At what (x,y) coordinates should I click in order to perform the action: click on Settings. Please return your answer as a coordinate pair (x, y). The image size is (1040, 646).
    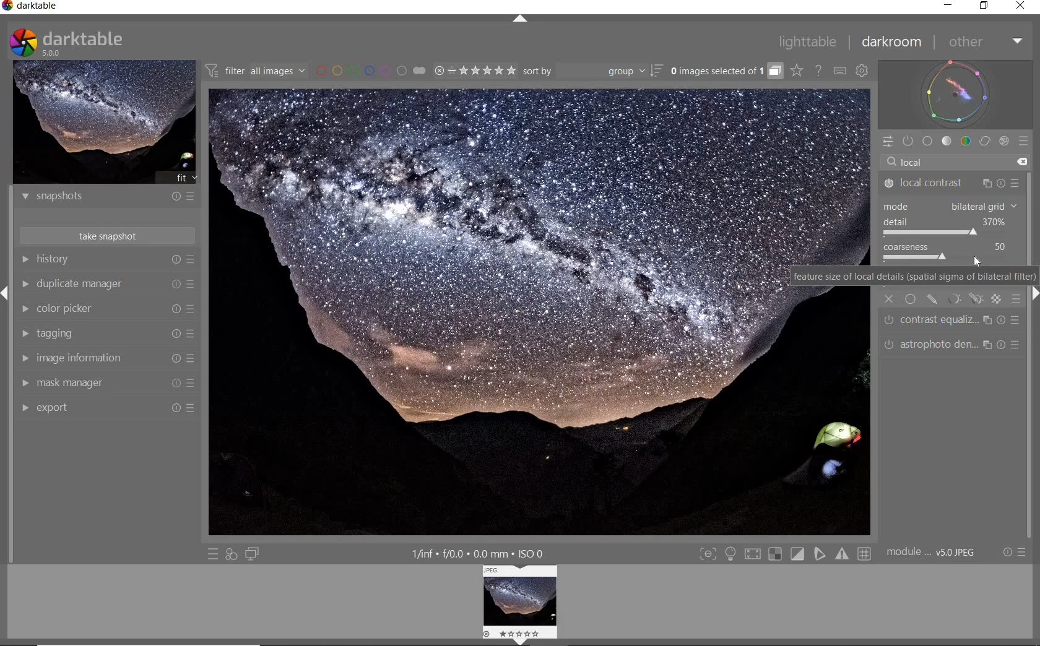
    Looking at the image, I should click on (1007, 553).